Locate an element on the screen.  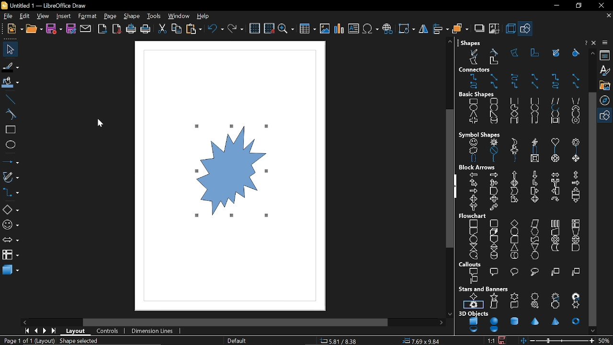
Navigator is located at coordinates (606, 100).